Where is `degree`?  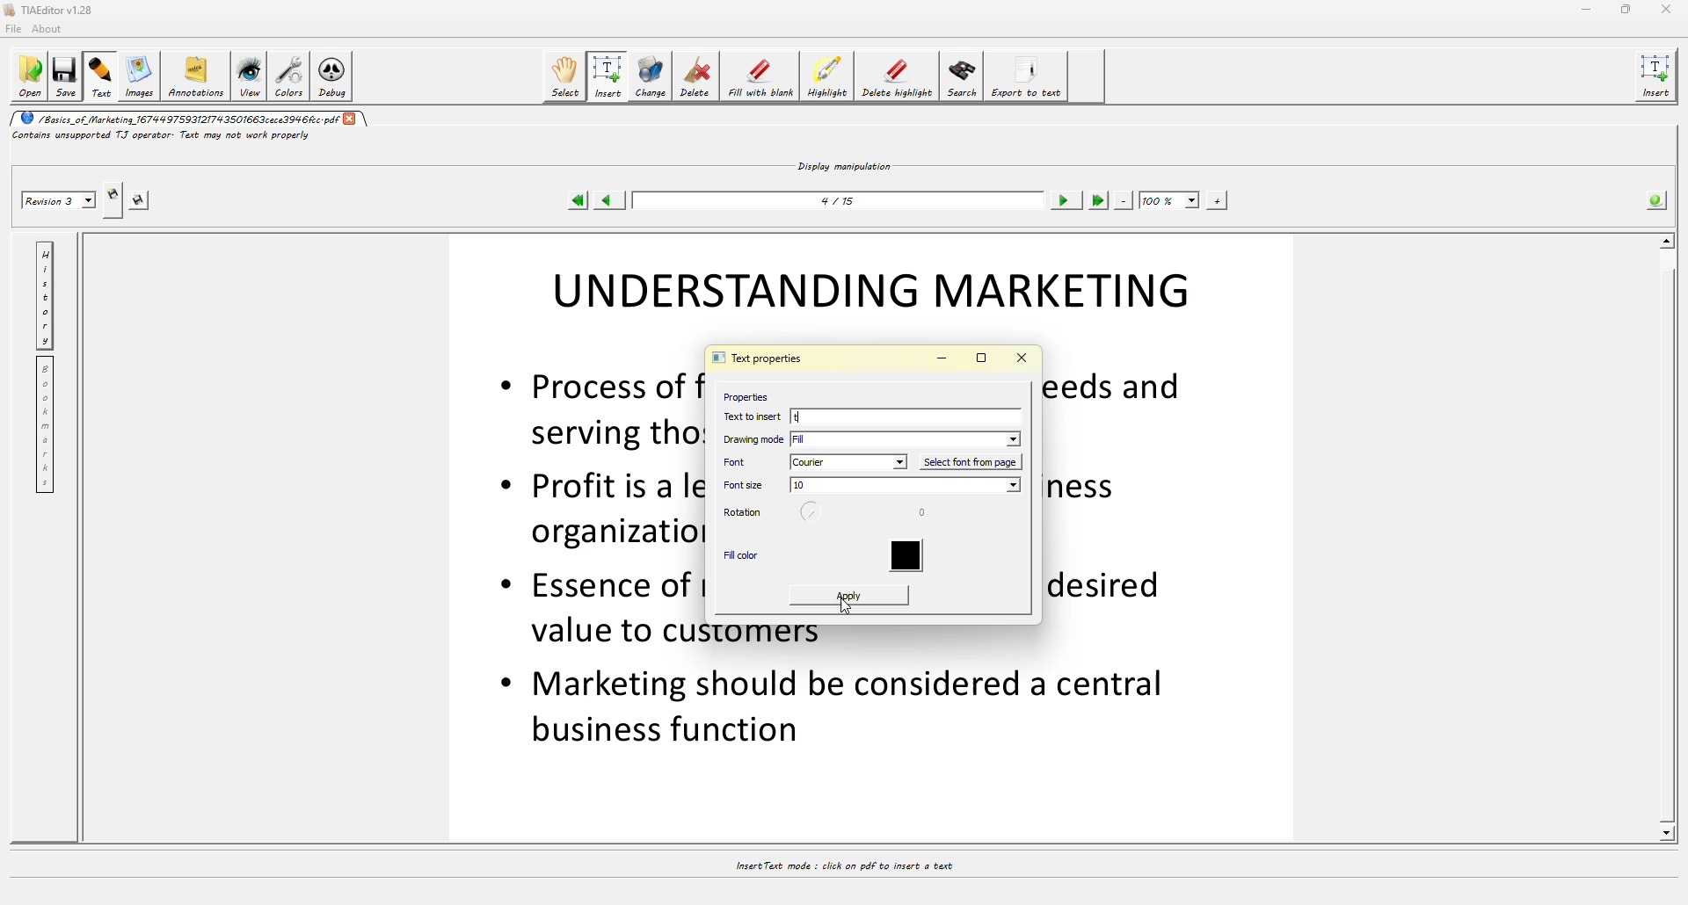
degree is located at coordinates (928, 515).